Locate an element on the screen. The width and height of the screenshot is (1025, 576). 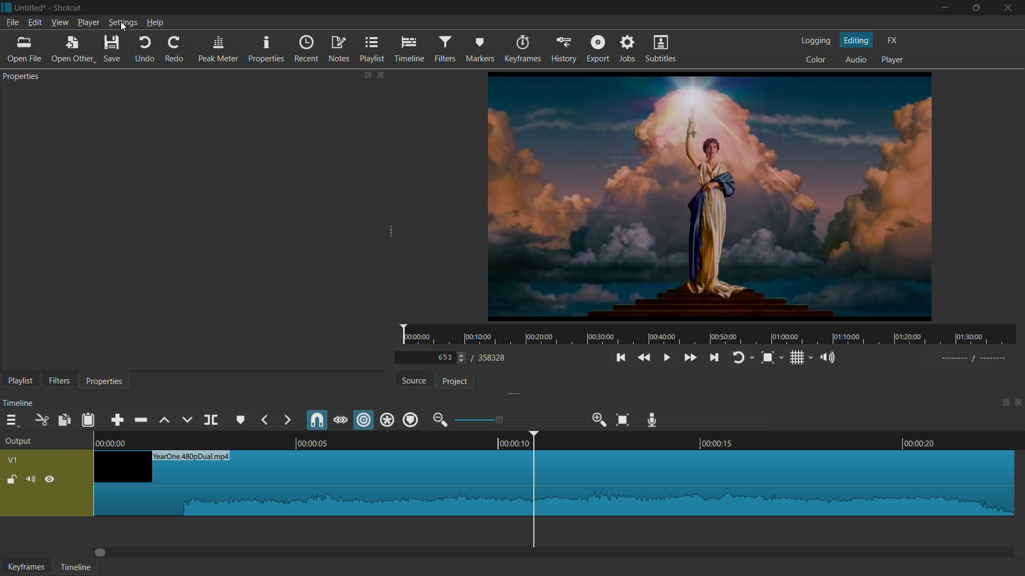
previous marker is located at coordinates (265, 420).